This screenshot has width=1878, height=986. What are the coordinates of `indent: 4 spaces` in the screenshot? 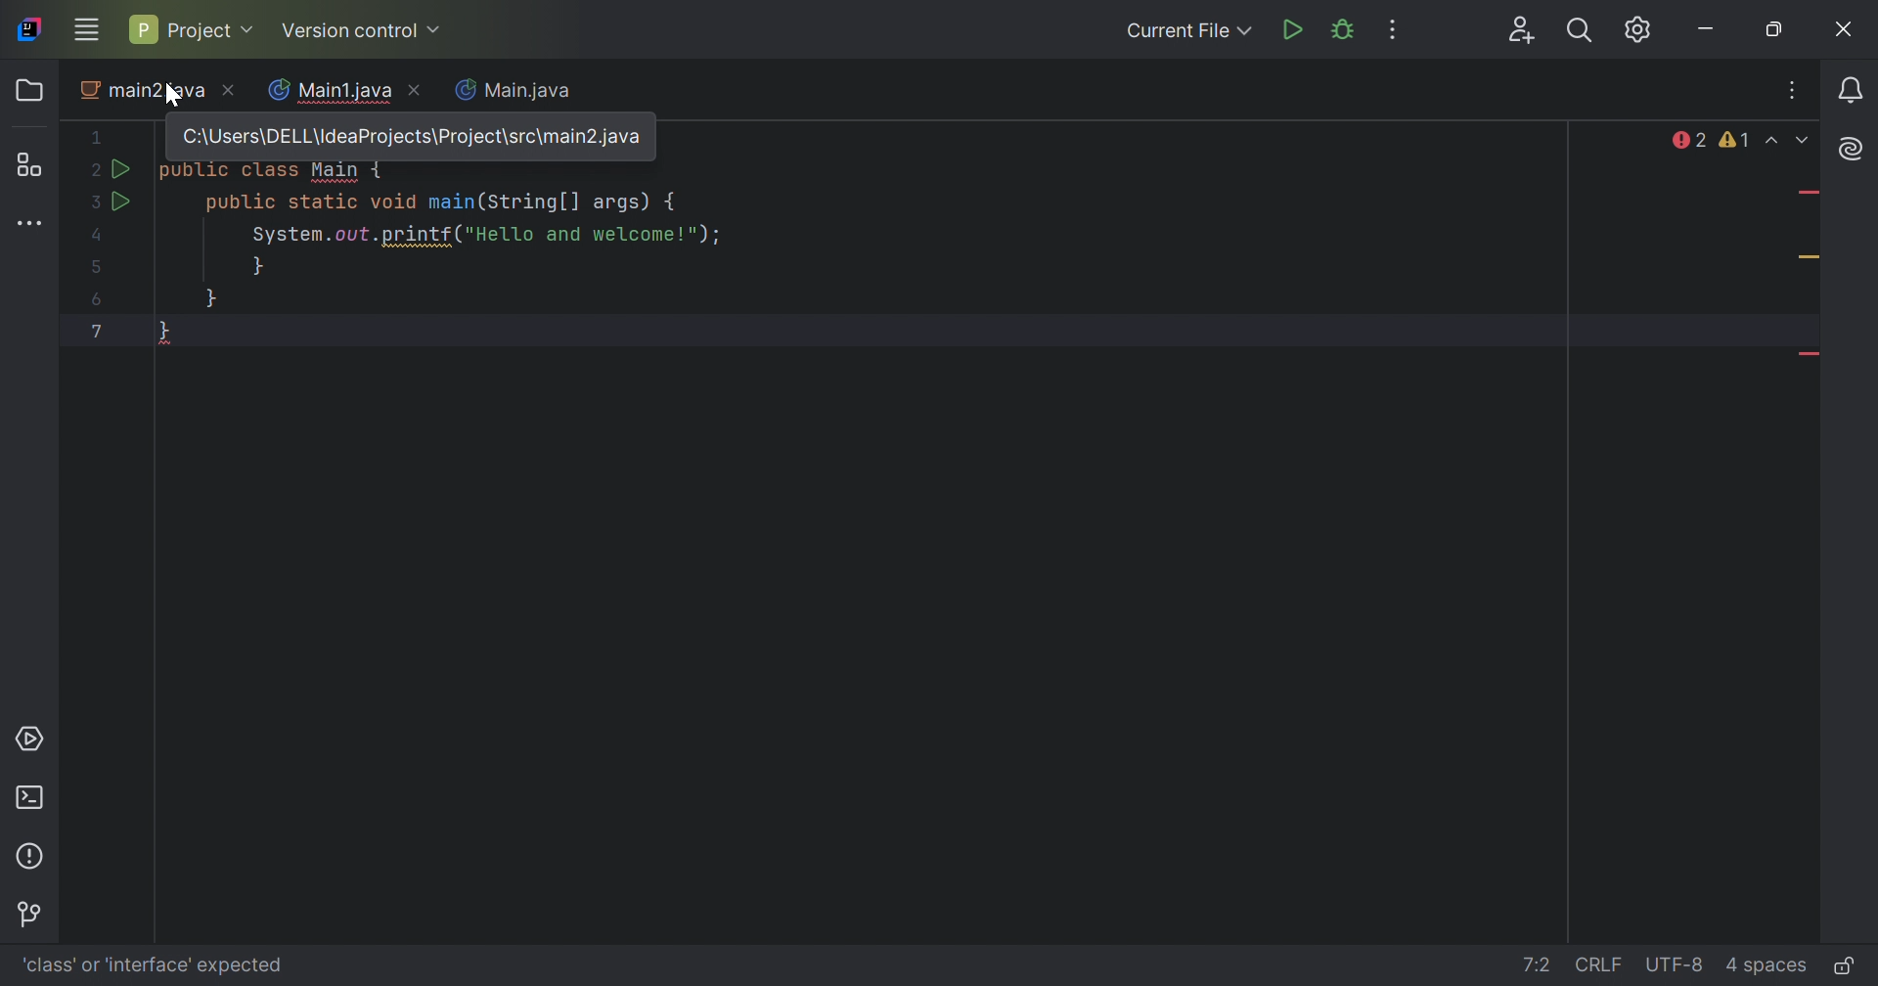 It's located at (1770, 967).